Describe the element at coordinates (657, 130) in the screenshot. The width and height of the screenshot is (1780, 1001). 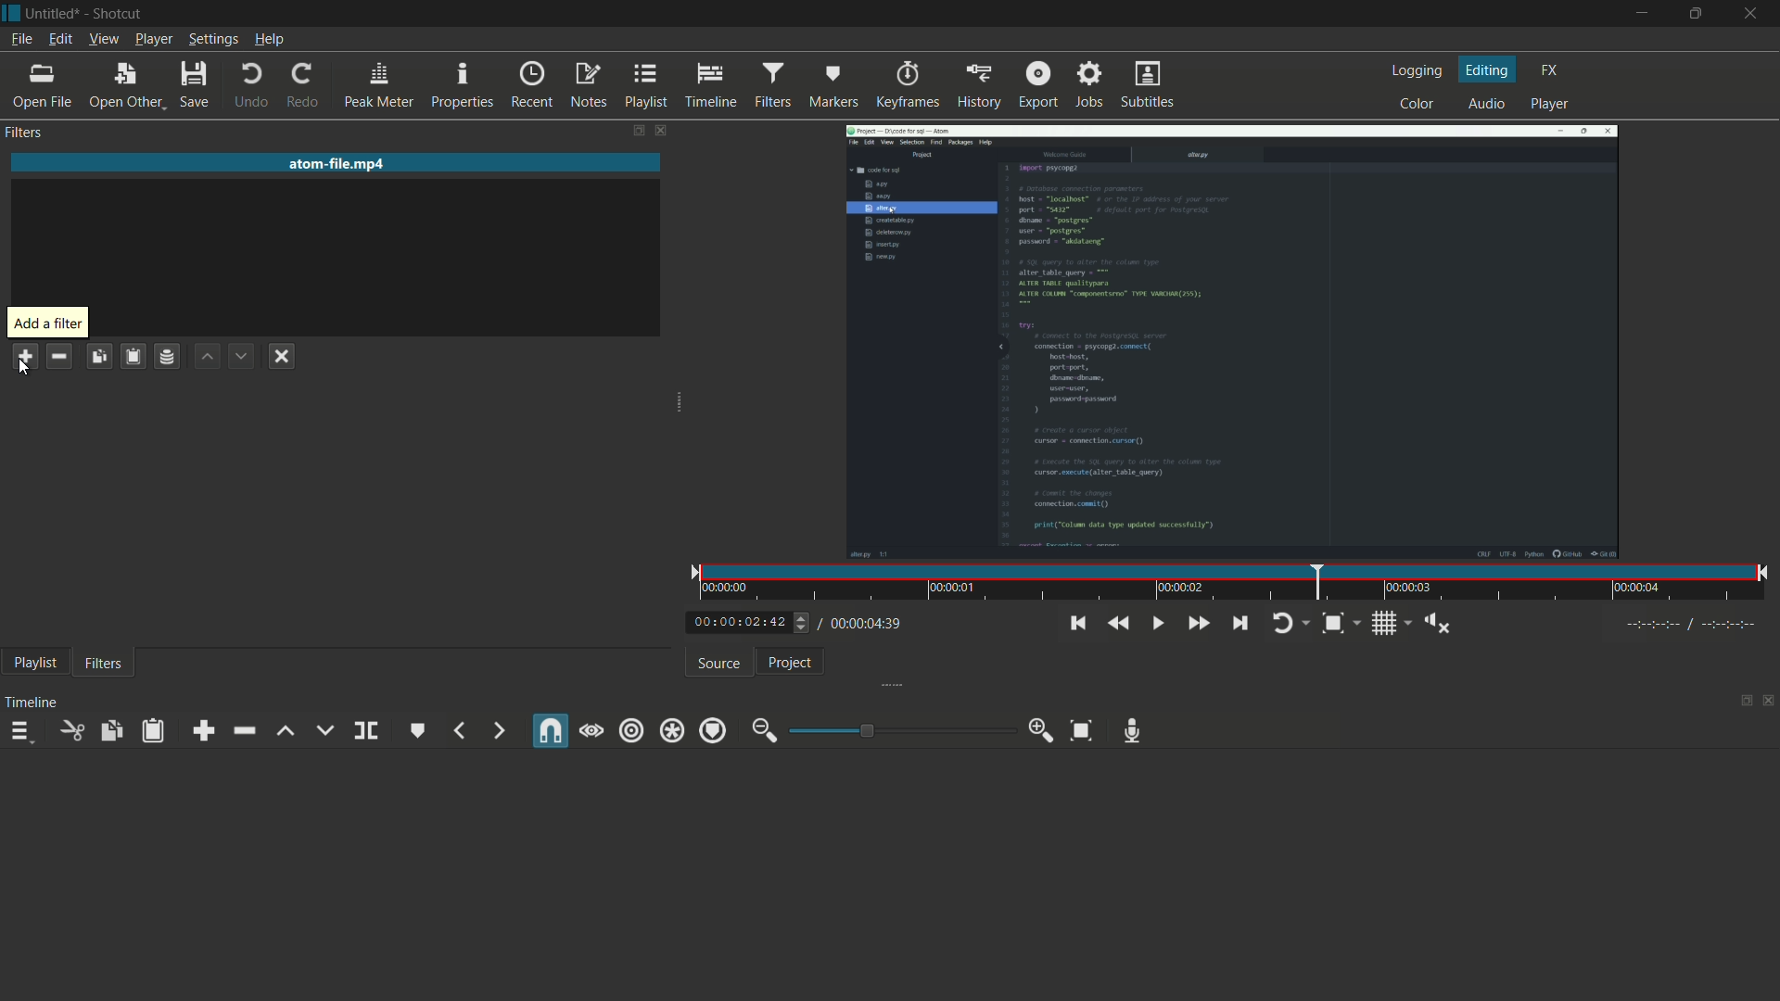
I see `close filter` at that location.